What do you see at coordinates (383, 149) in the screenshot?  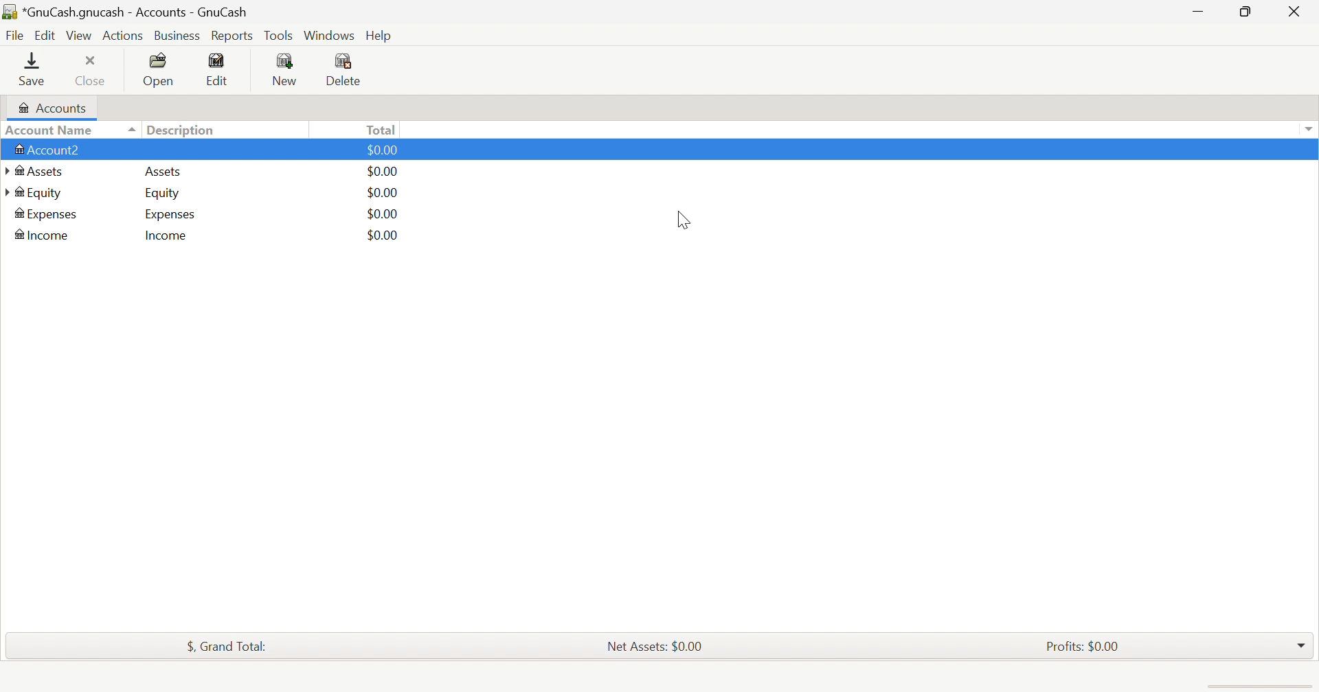 I see `$0.00` at bounding box center [383, 149].